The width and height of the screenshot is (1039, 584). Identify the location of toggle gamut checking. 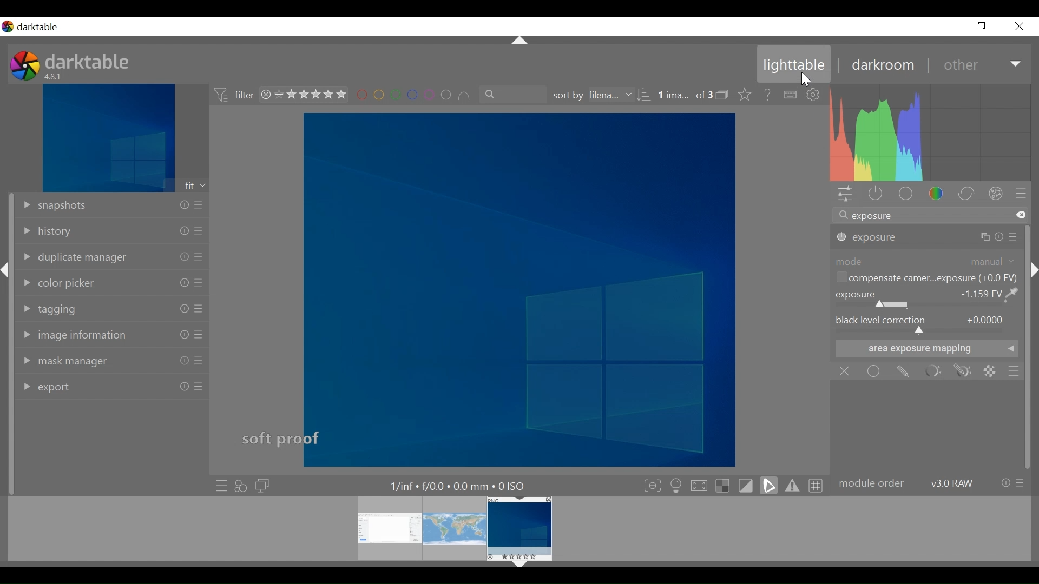
(792, 486).